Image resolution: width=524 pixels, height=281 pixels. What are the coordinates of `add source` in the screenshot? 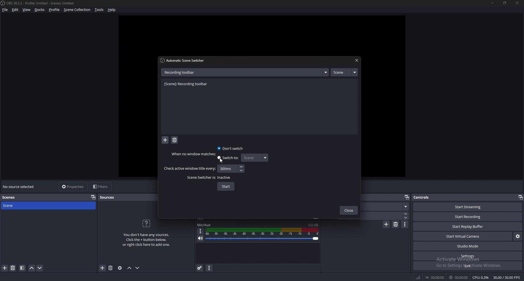 It's located at (103, 268).